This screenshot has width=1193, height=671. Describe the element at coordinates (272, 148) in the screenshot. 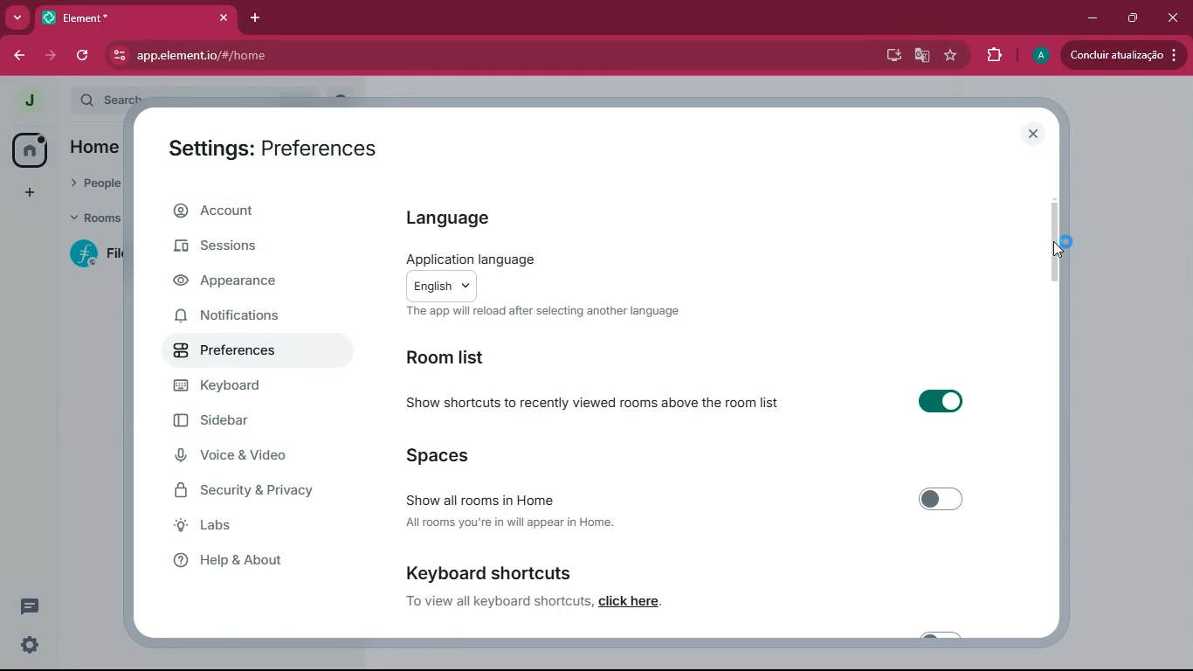

I see `Settings : Preferences` at that location.